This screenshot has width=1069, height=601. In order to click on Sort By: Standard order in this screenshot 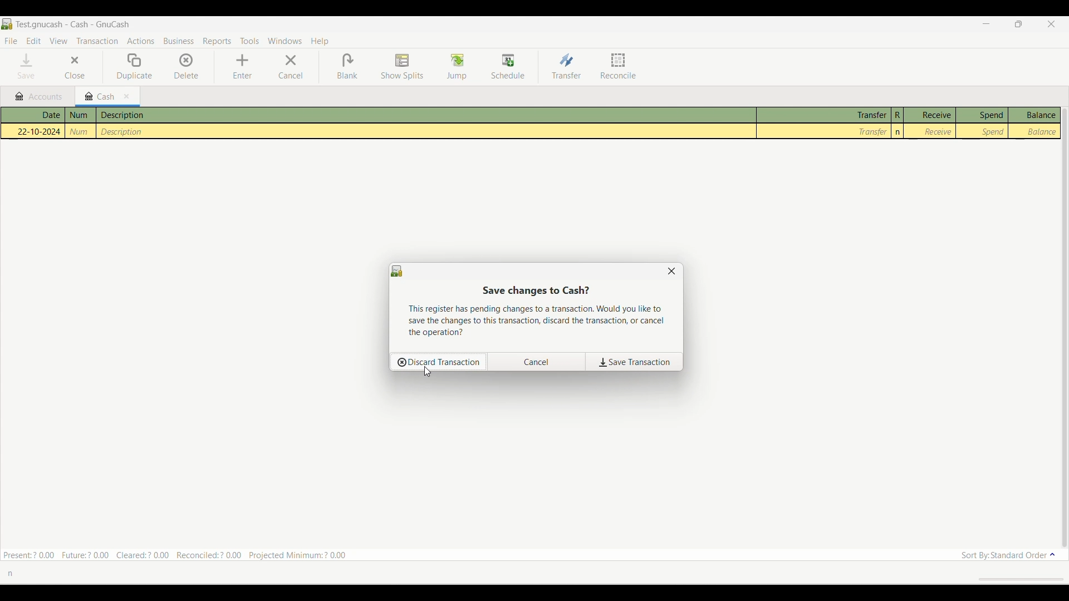, I will do `click(1006, 554)`.